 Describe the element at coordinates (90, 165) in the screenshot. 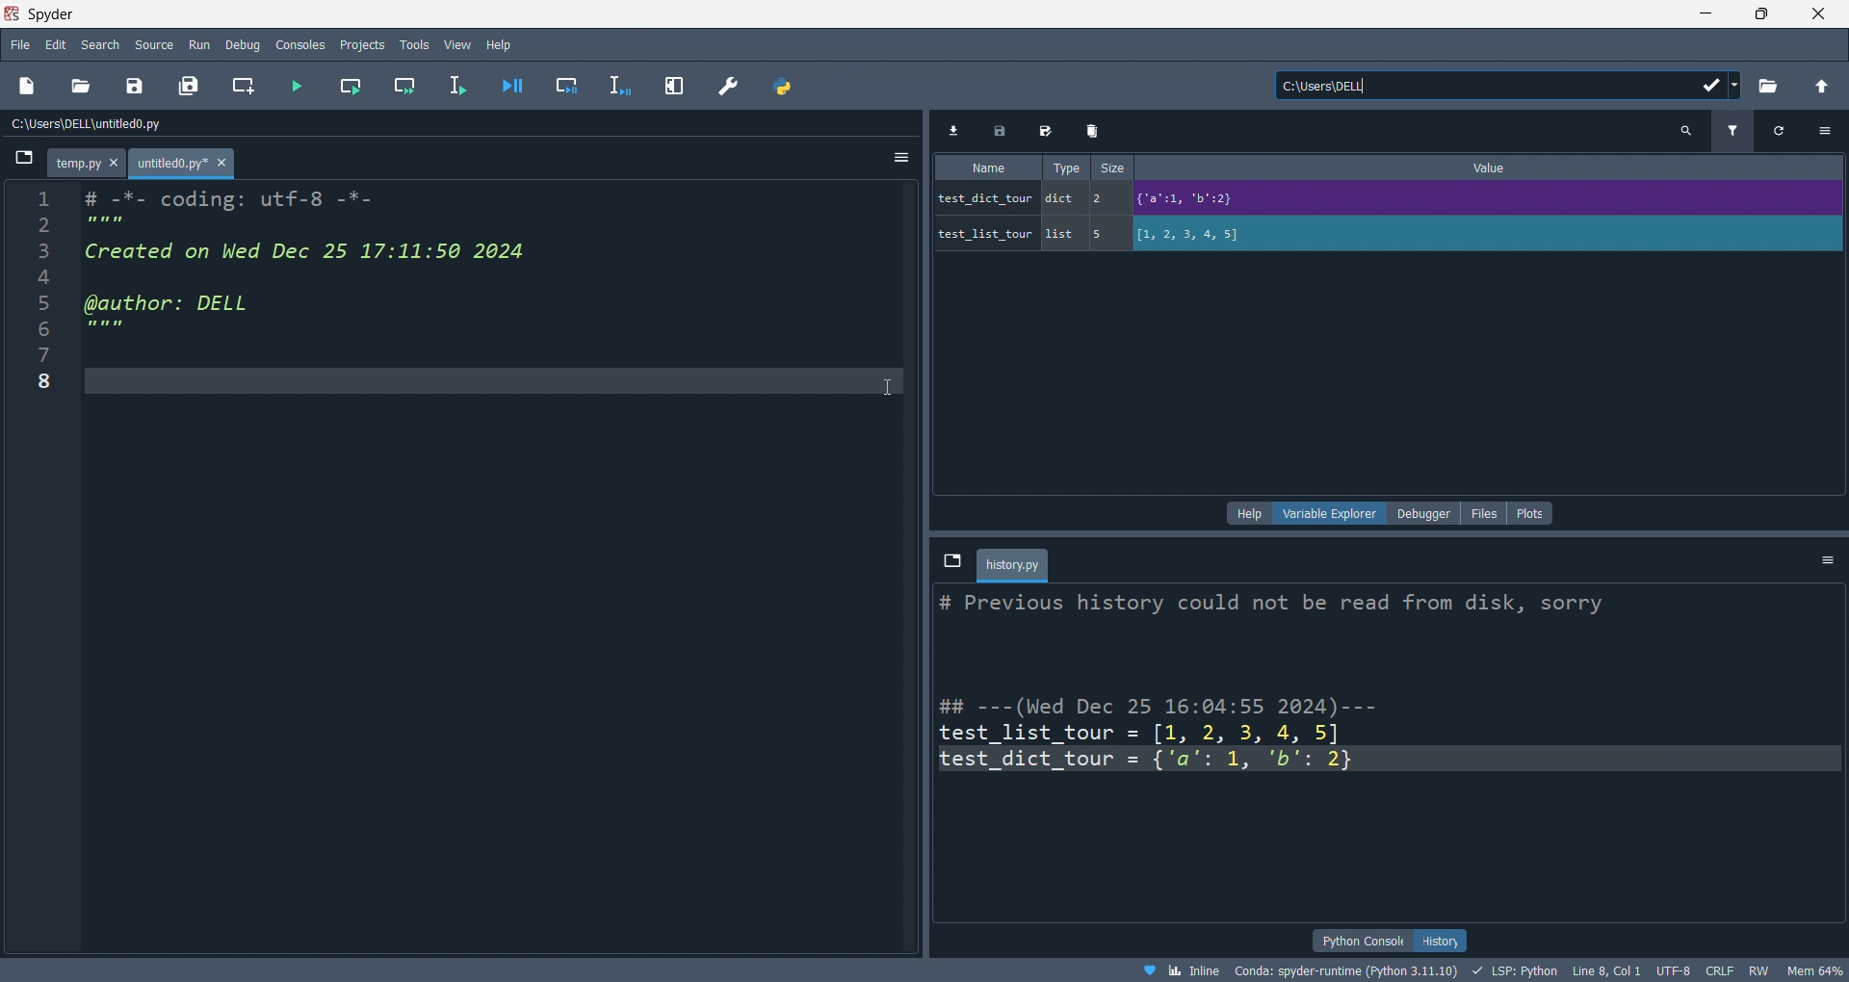

I see `temp.py` at that location.